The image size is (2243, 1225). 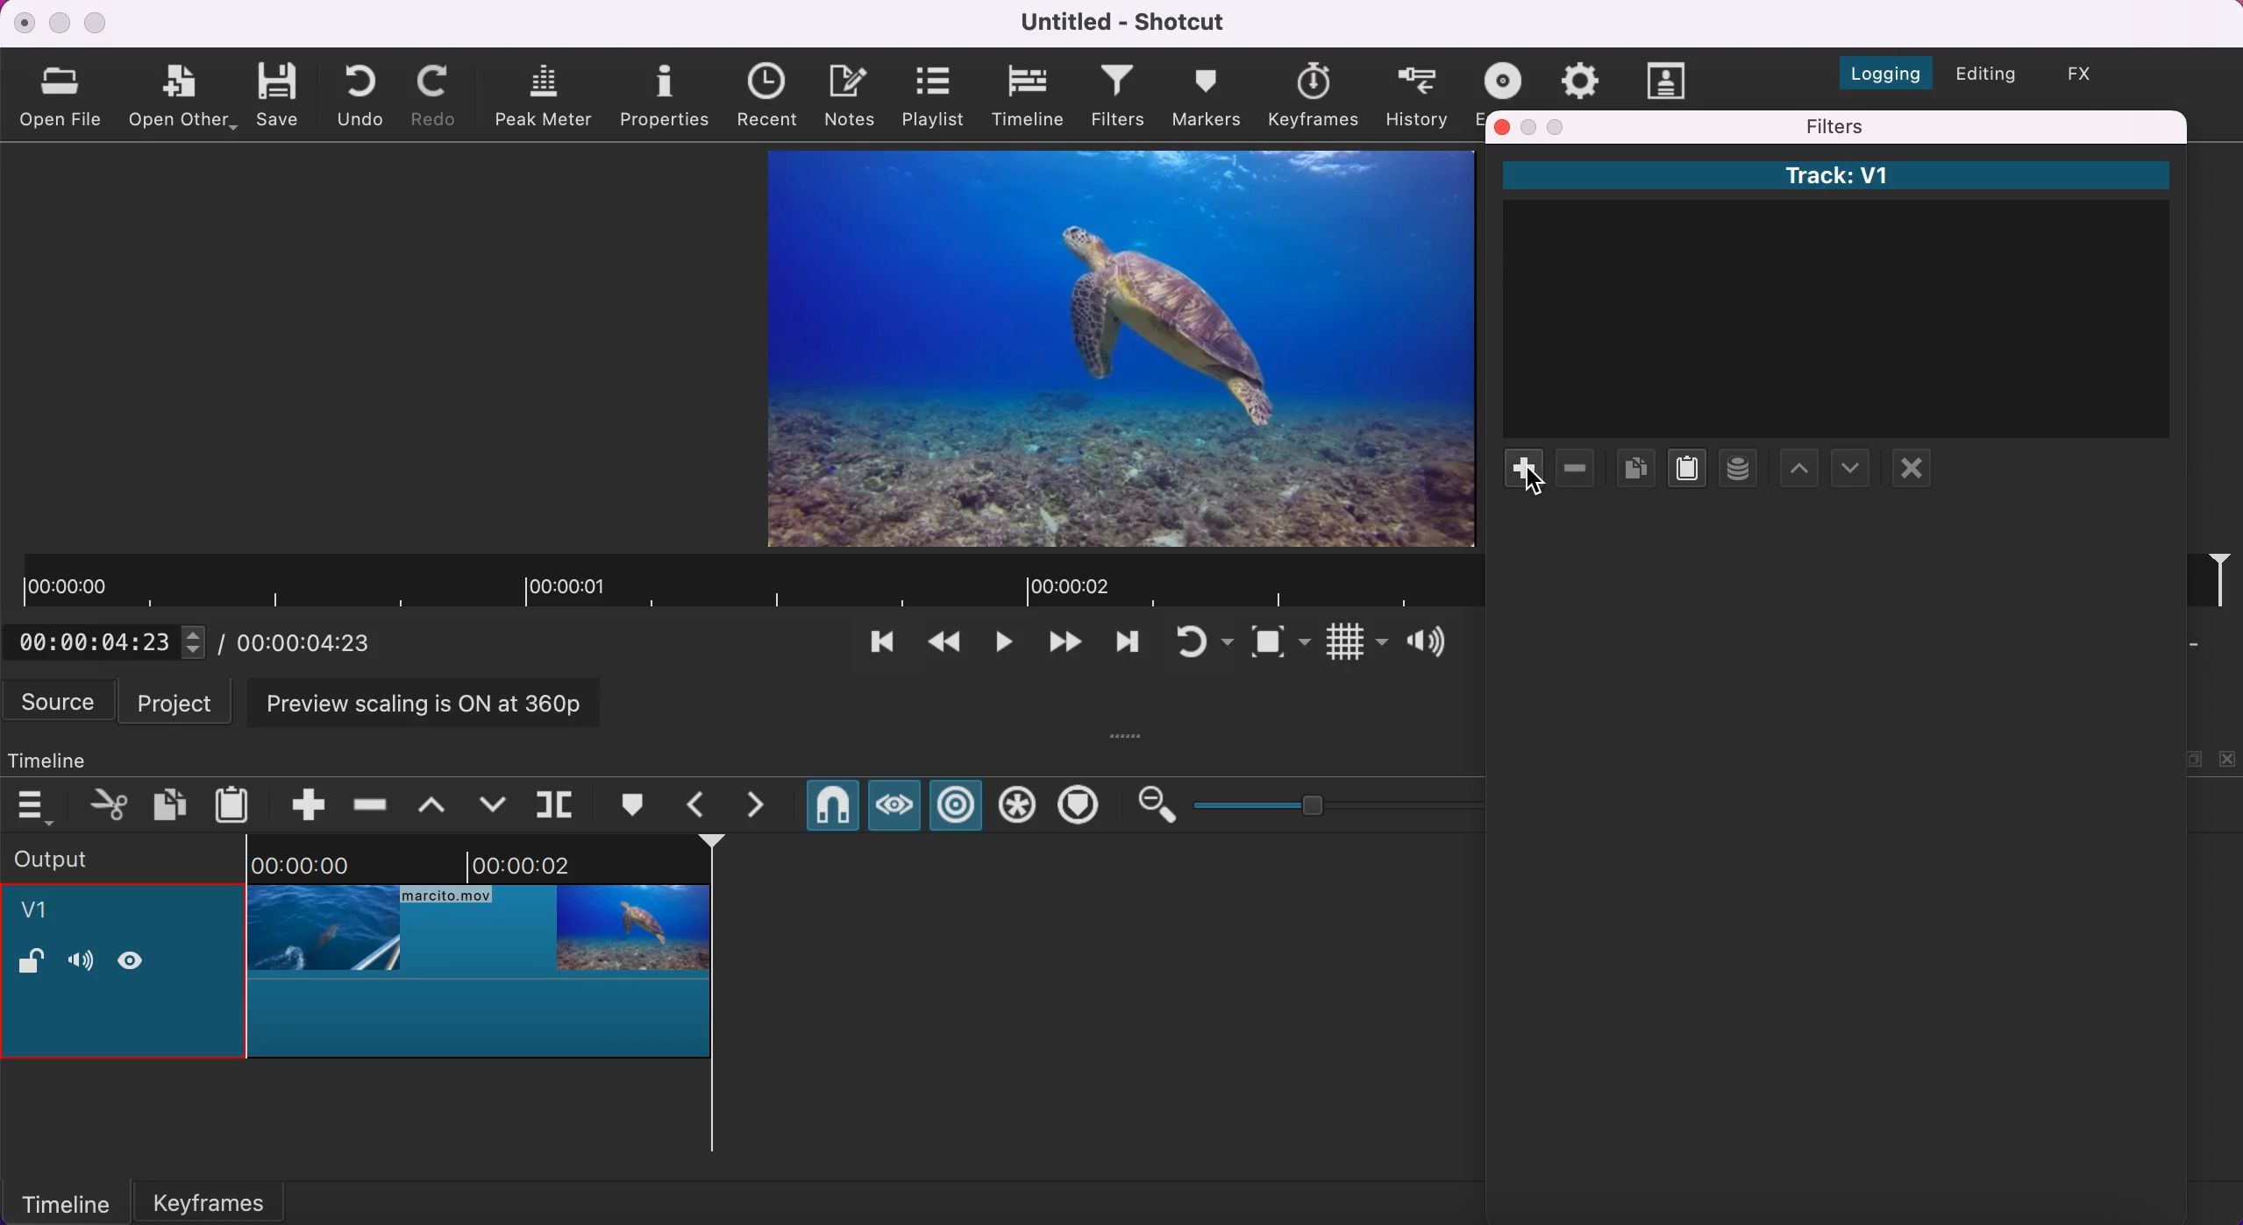 What do you see at coordinates (366, 94) in the screenshot?
I see `undo` at bounding box center [366, 94].